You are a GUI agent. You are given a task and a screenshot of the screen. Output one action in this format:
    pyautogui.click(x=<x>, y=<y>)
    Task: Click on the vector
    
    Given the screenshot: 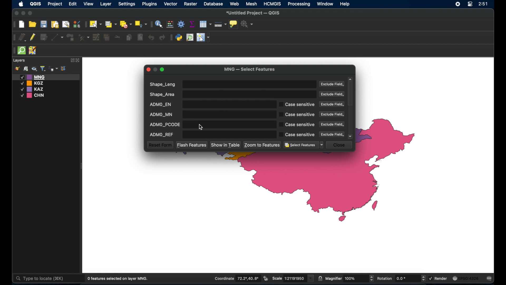 What is the action you would take?
    pyautogui.click(x=171, y=4)
    